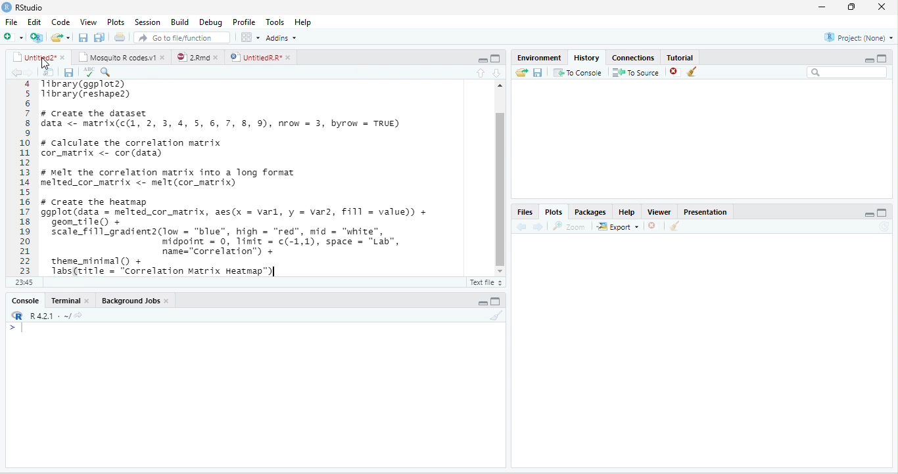 The height and width of the screenshot is (474, 898). I want to click on presentation, so click(708, 210).